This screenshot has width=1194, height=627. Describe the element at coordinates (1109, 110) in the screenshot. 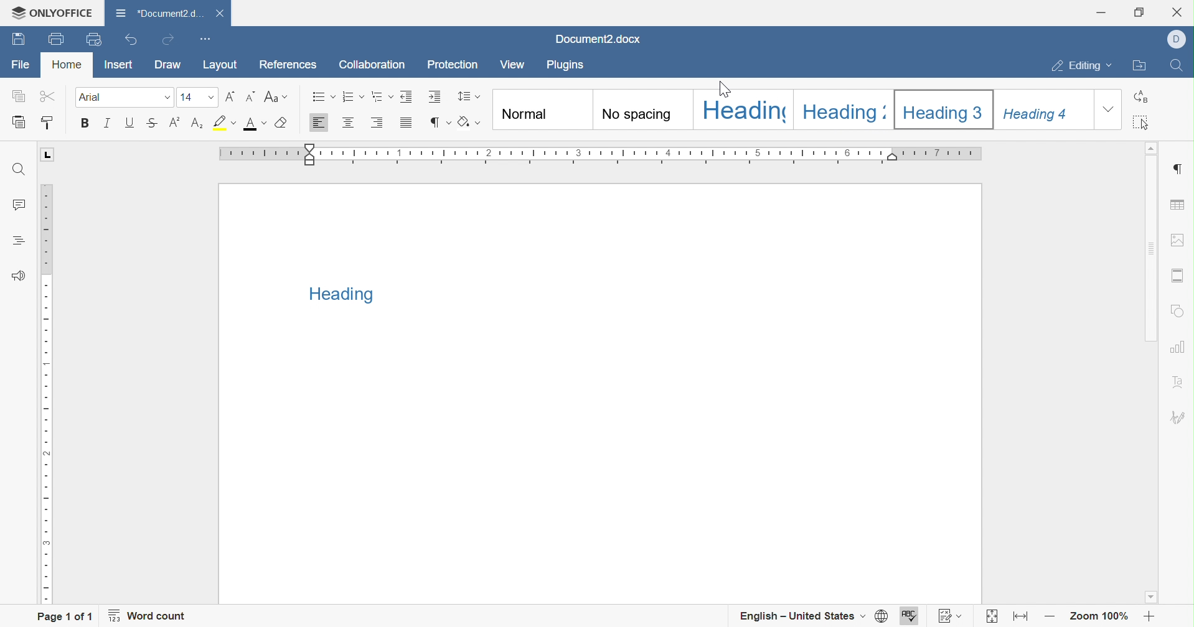

I see `Drop Down` at that location.